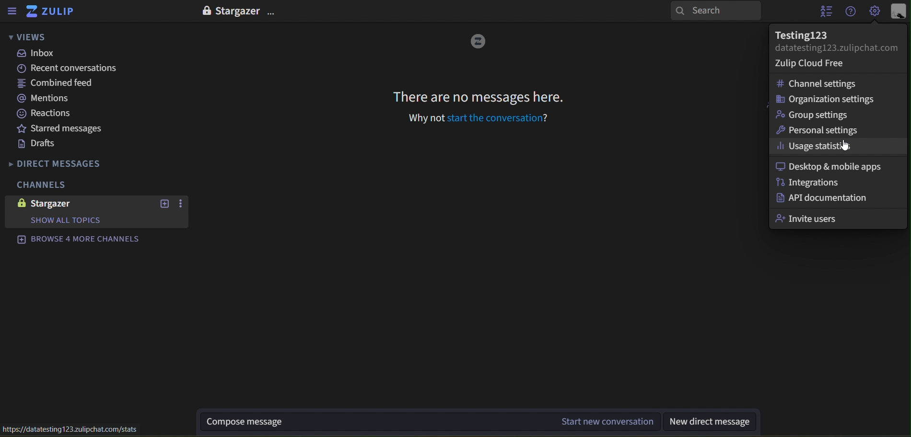 This screenshot has height=437, width=911. I want to click on channel settings, so click(817, 84).